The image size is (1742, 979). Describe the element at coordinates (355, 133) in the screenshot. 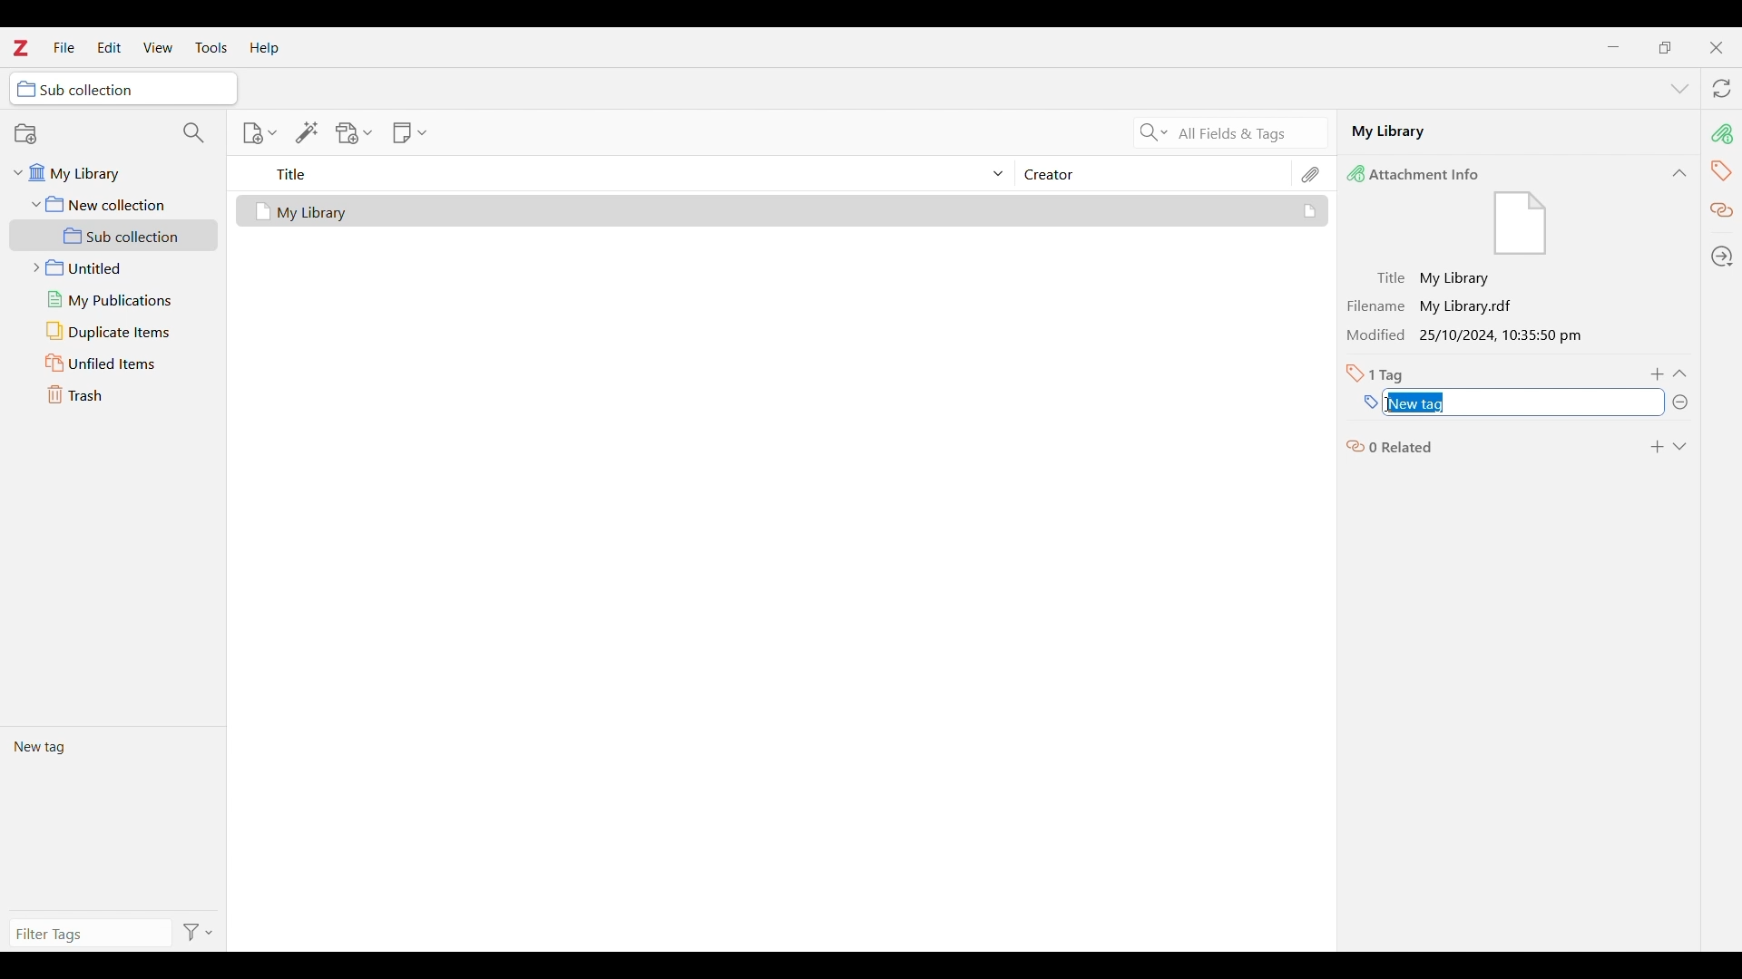

I see `Add attachment options` at that location.